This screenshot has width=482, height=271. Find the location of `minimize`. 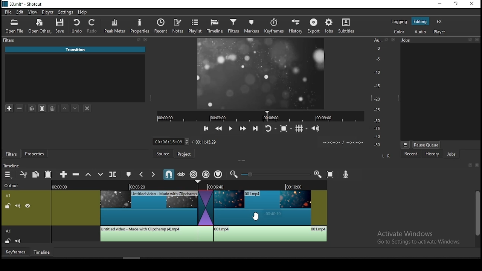

minimize is located at coordinates (439, 4).